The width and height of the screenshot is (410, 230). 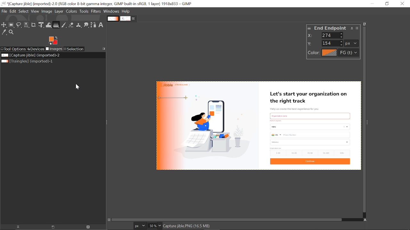 I want to click on Create a new display for the image, so click(x=51, y=227).